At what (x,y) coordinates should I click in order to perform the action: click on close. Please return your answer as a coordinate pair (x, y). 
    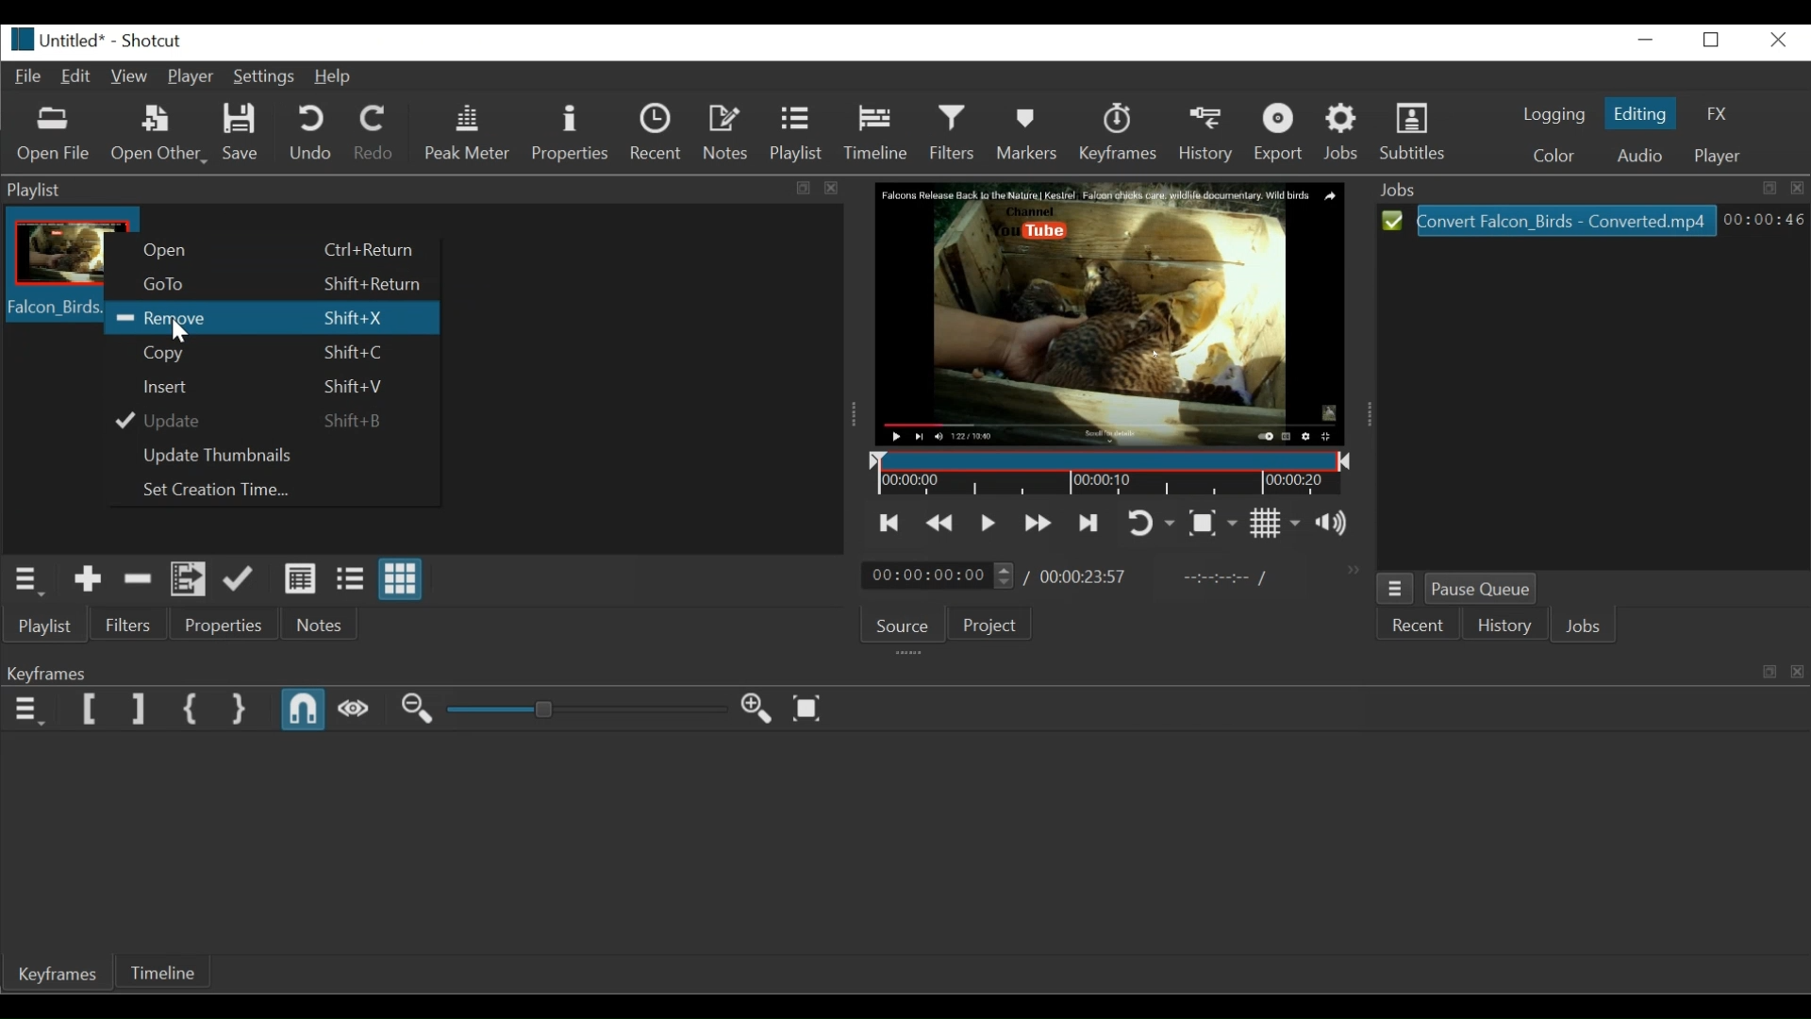
    Looking at the image, I should click on (1799, 677).